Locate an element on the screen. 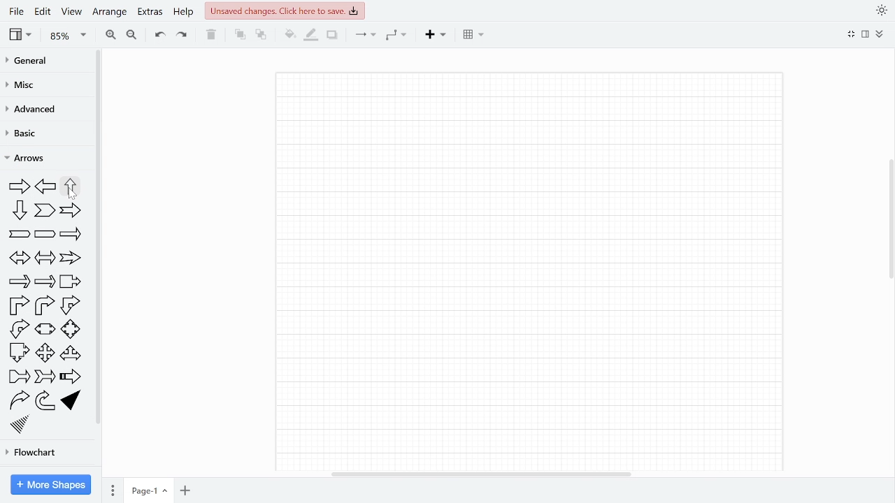 Image resolution: width=895 pixels, height=503 pixels. Zoom out is located at coordinates (131, 35).